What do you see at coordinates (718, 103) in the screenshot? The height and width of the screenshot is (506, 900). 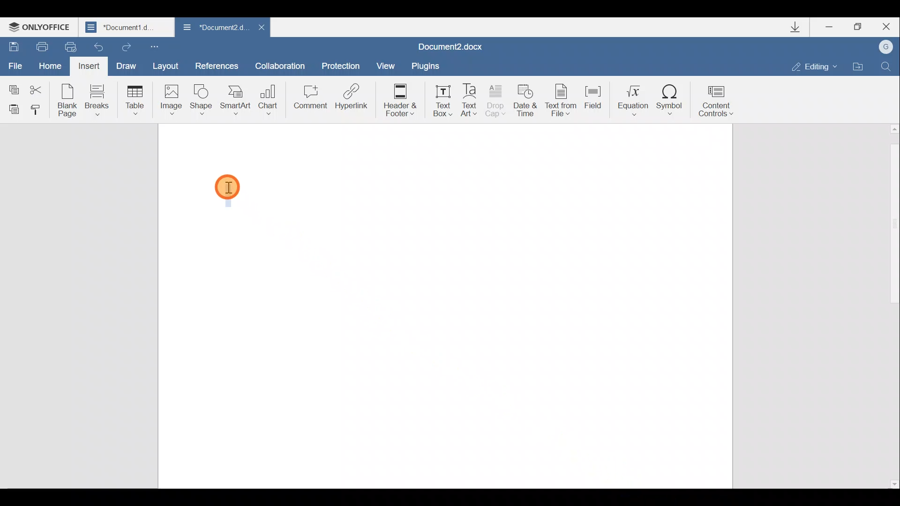 I see `Content controls` at bounding box center [718, 103].